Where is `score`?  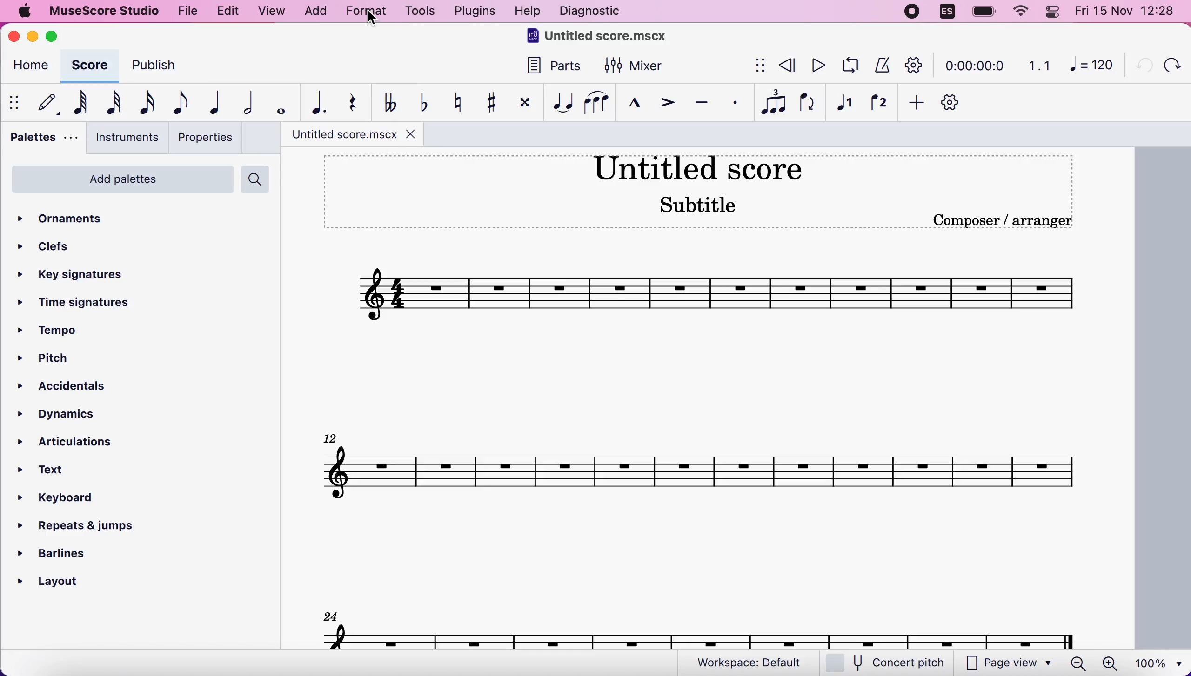
score is located at coordinates (699, 472).